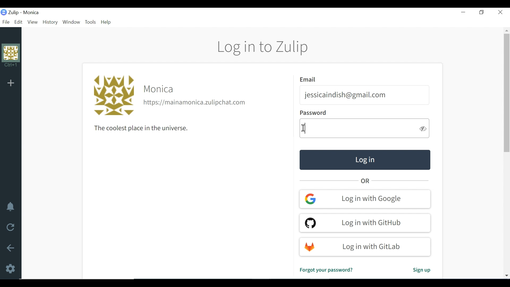 The width and height of the screenshot is (510, 287). Describe the element at coordinates (365, 222) in the screenshot. I see `Log in with GitHub` at that location.